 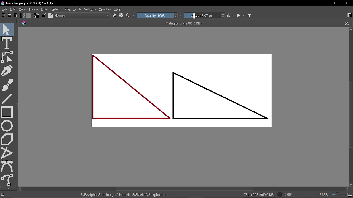 What do you see at coordinates (23, 9) in the screenshot?
I see `View` at bounding box center [23, 9].